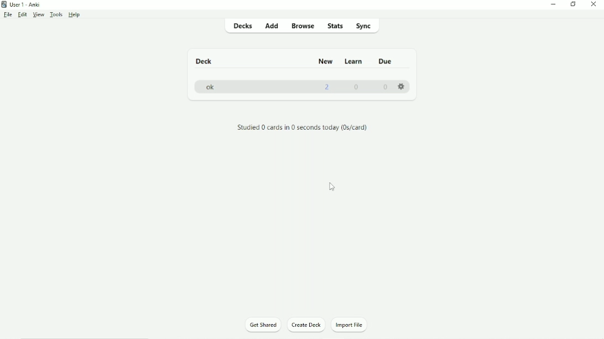  What do you see at coordinates (8, 14) in the screenshot?
I see `File` at bounding box center [8, 14].